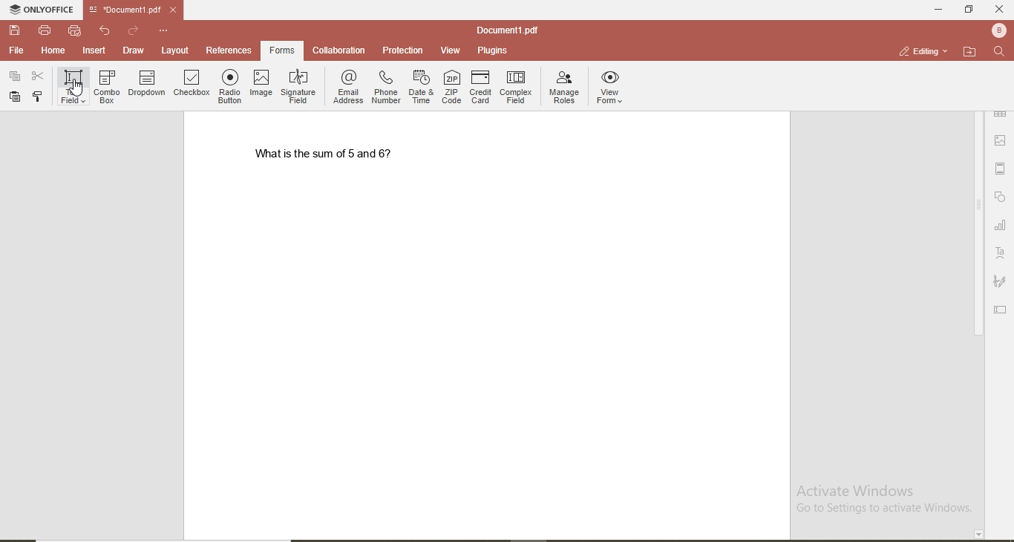 This screenshot has width=1014, height=542. I want to click on shapes, so click(1002, 197).